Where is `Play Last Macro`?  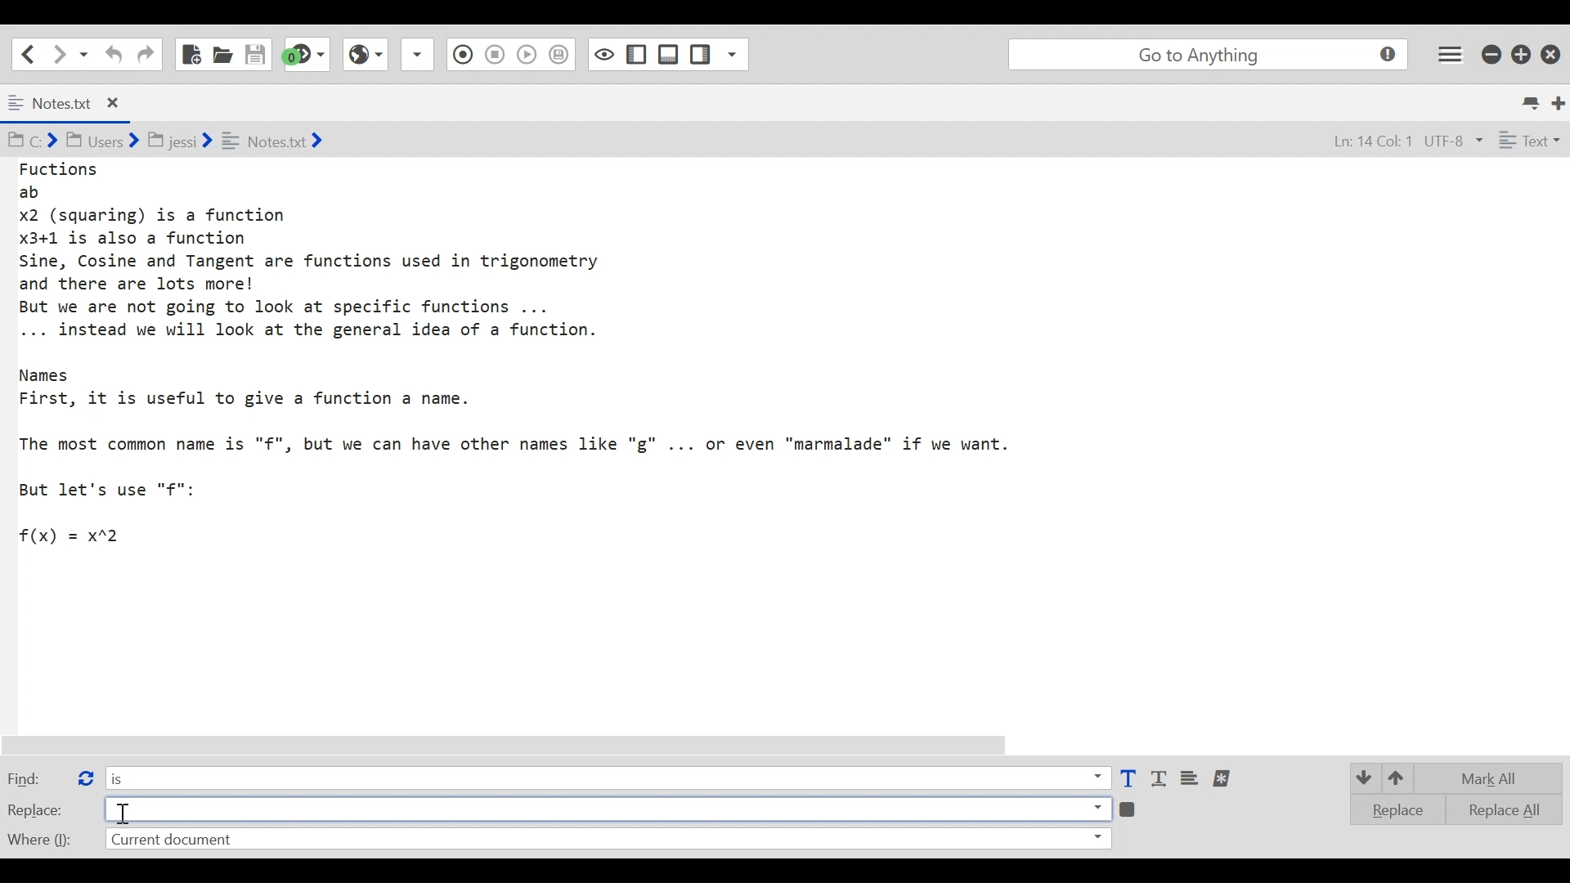
Play Last Macro is located at coordinates (365, 52).